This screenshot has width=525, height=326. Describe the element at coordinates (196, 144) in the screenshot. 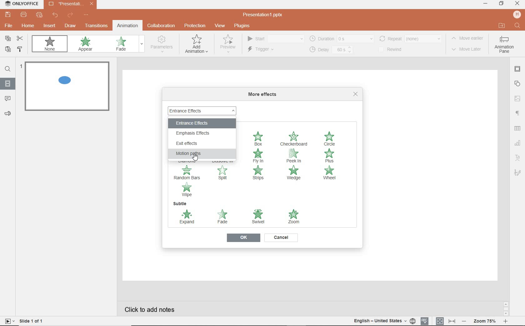

I see `EFFICT EFFECTS` at that location.